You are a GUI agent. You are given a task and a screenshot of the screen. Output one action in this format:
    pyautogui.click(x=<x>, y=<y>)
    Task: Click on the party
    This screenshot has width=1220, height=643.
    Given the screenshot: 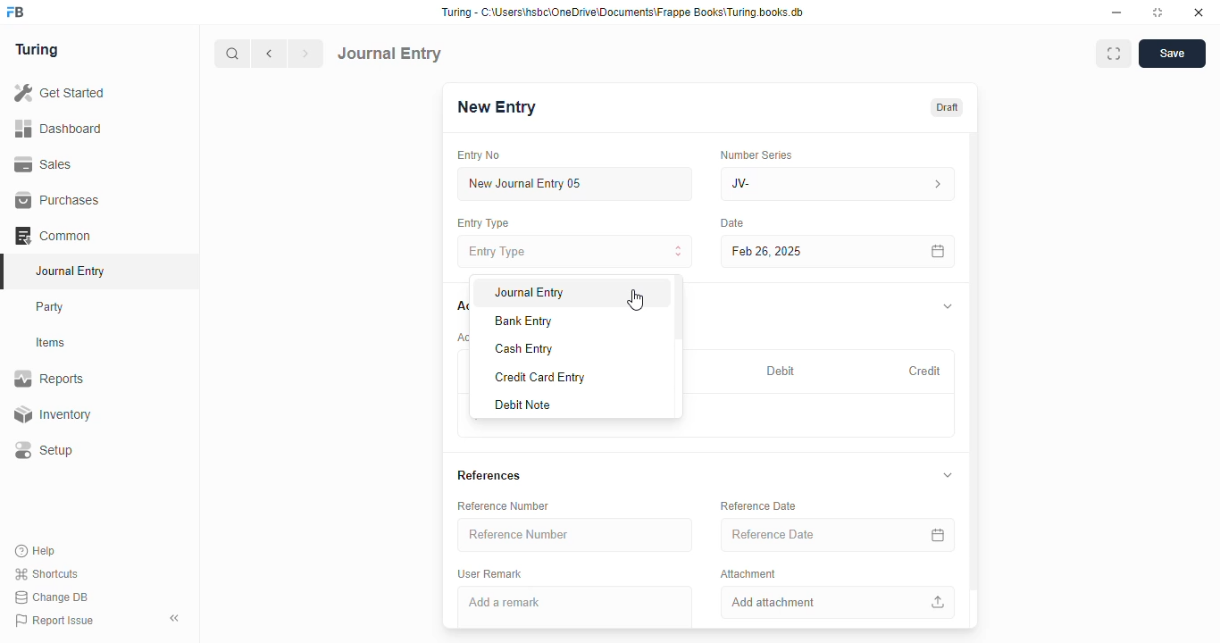 What is the action you would take?
    pyautogui.click(x=52, y=307)
    